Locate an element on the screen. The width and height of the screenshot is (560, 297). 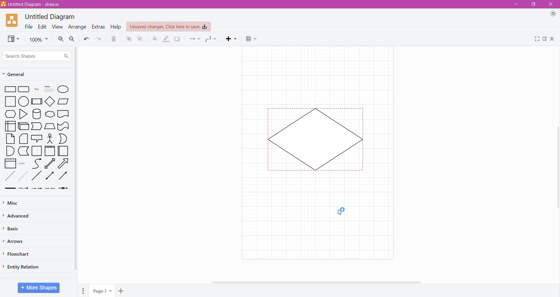
Cursor is located at coordinates (340, 213).